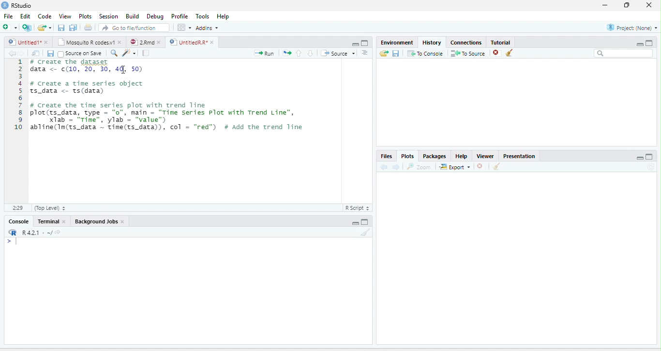 This screenshot has height=351, width=661. What do you see at coordinates (12, 242) in the screenshot?
I see `New line` at bounding box center [12, 242].